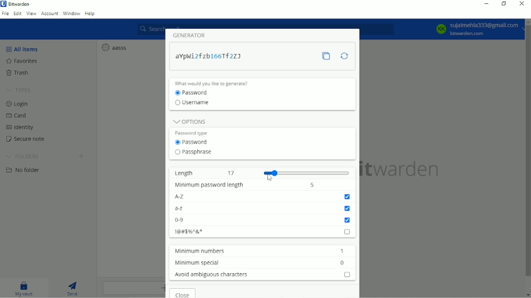 This screenshot has height=298, width=531. Describe the element at coordinates (343, 263) in the screenshot. I see `0` at that location.